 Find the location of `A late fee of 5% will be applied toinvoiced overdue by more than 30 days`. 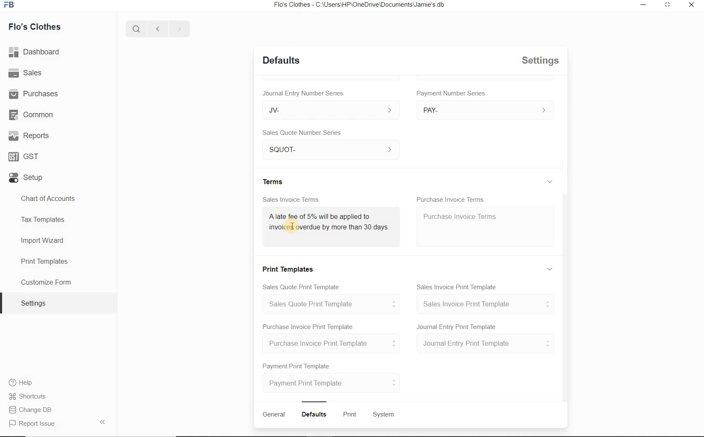

A late fee of 5% will be applied toinvoiced overdue by more than 30 days is located at coordinates (328, 224).